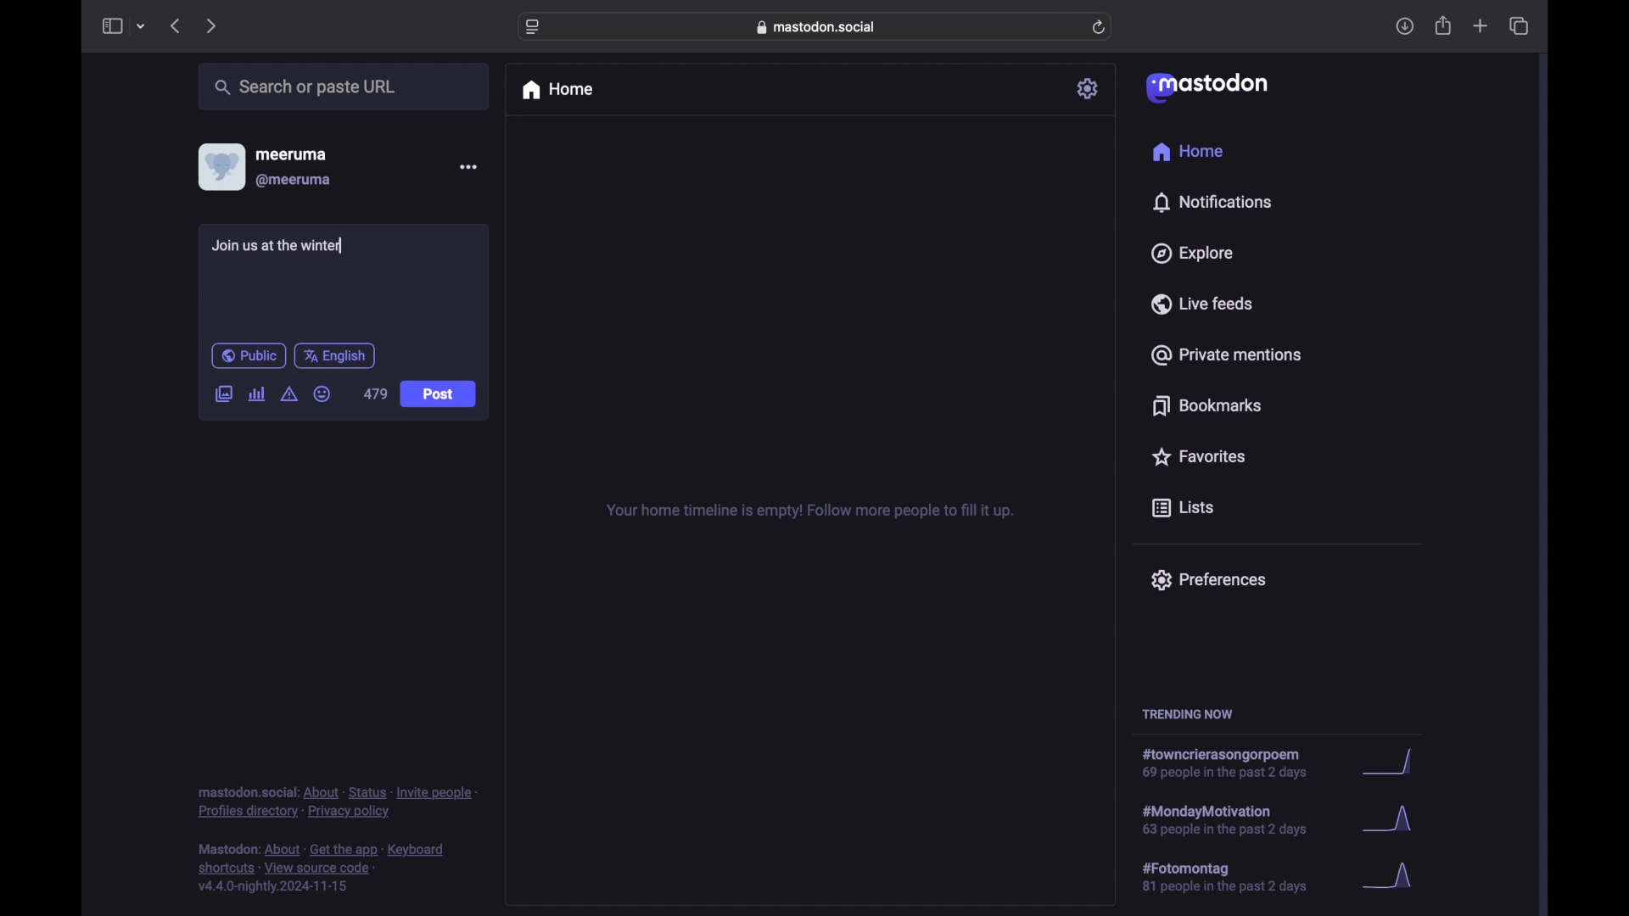 This screenshot has height=916, width=1629. I want to click on settings, so click(1089, 88).